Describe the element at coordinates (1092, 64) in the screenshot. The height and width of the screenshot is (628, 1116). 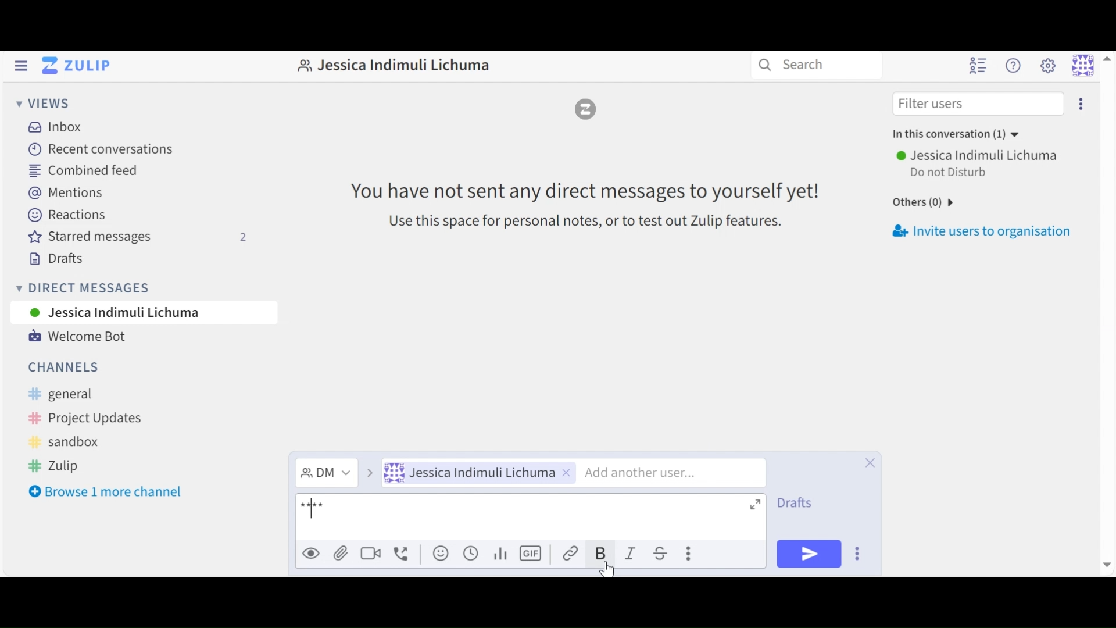
I see `Personal menu` at that location.